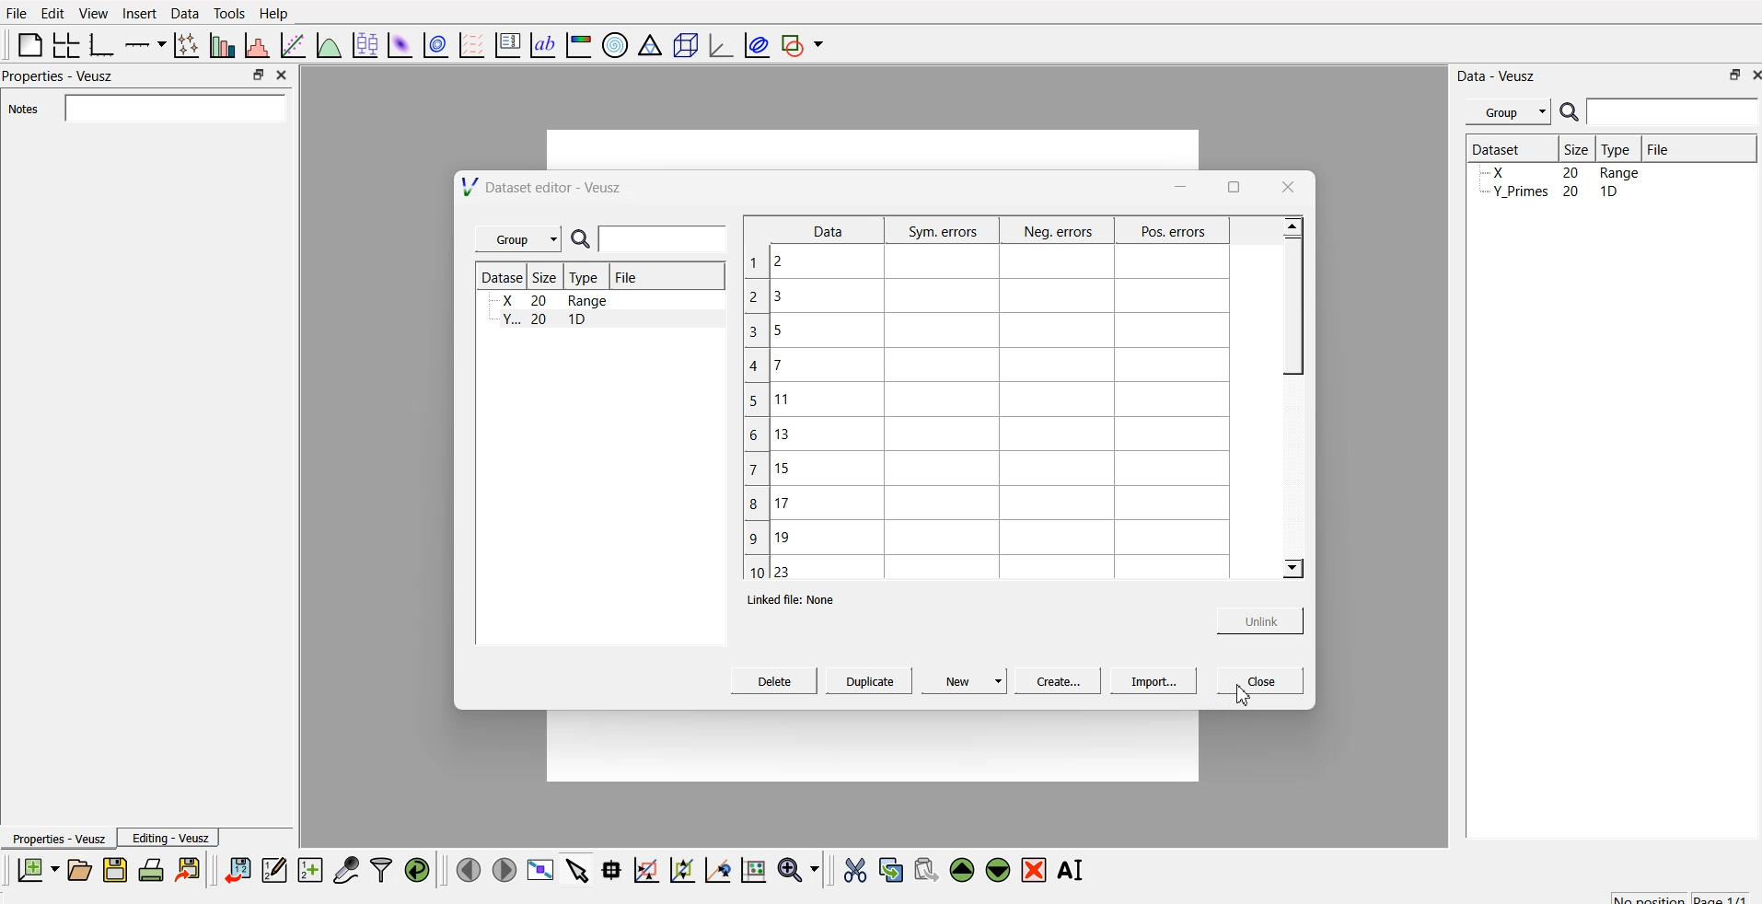 The height and width of the screenshot is (904, 1762). What do you see at coordinates (1727, 75) in the screenshot?
I see `maximize` at bounding box center [1727, 75].